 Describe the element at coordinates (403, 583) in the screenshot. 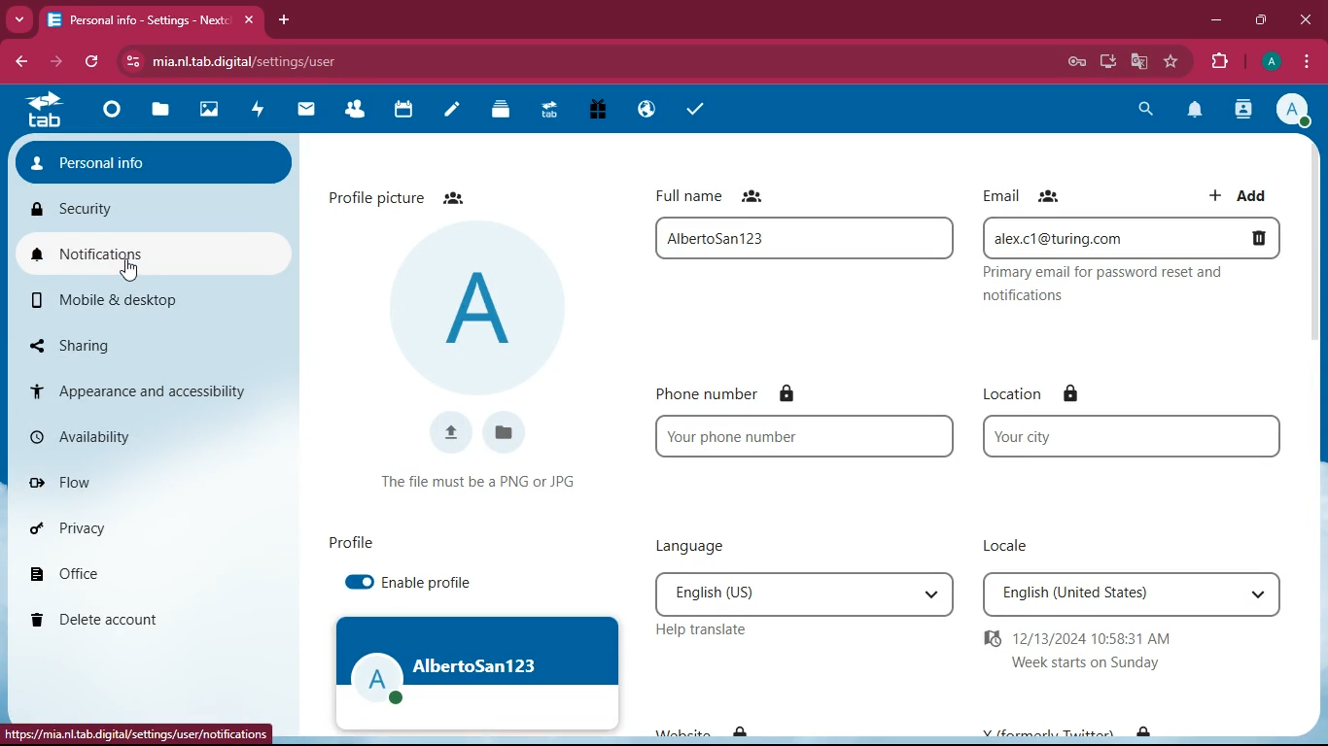

I see `enable profile` at that location.